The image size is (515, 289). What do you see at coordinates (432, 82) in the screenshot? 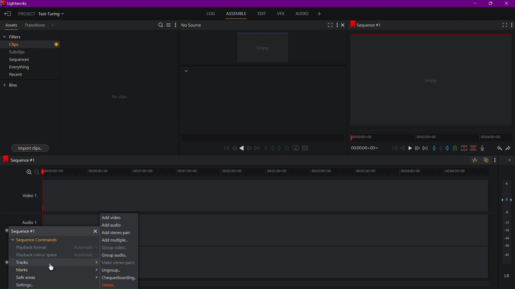
I see `Sequence View` at bounding box center [432, 82].